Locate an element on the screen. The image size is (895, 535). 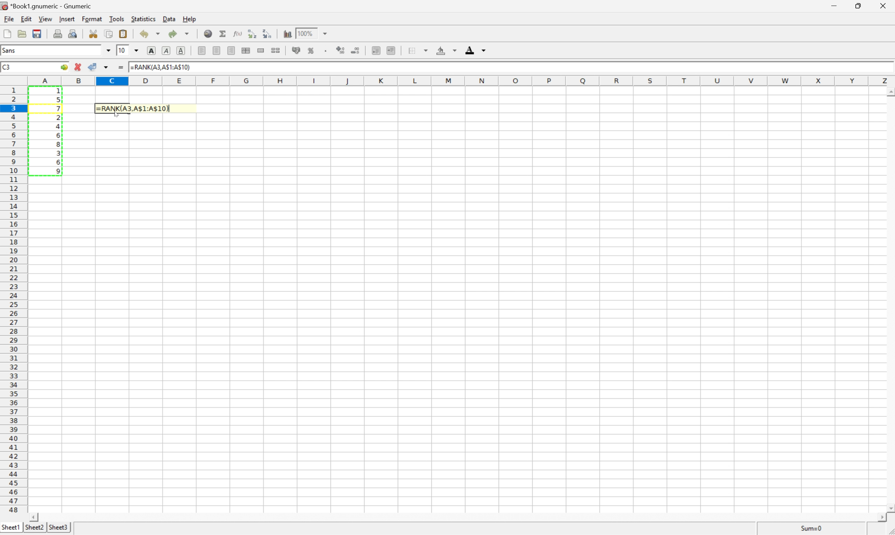
undo is located at coordinates (148, 34).